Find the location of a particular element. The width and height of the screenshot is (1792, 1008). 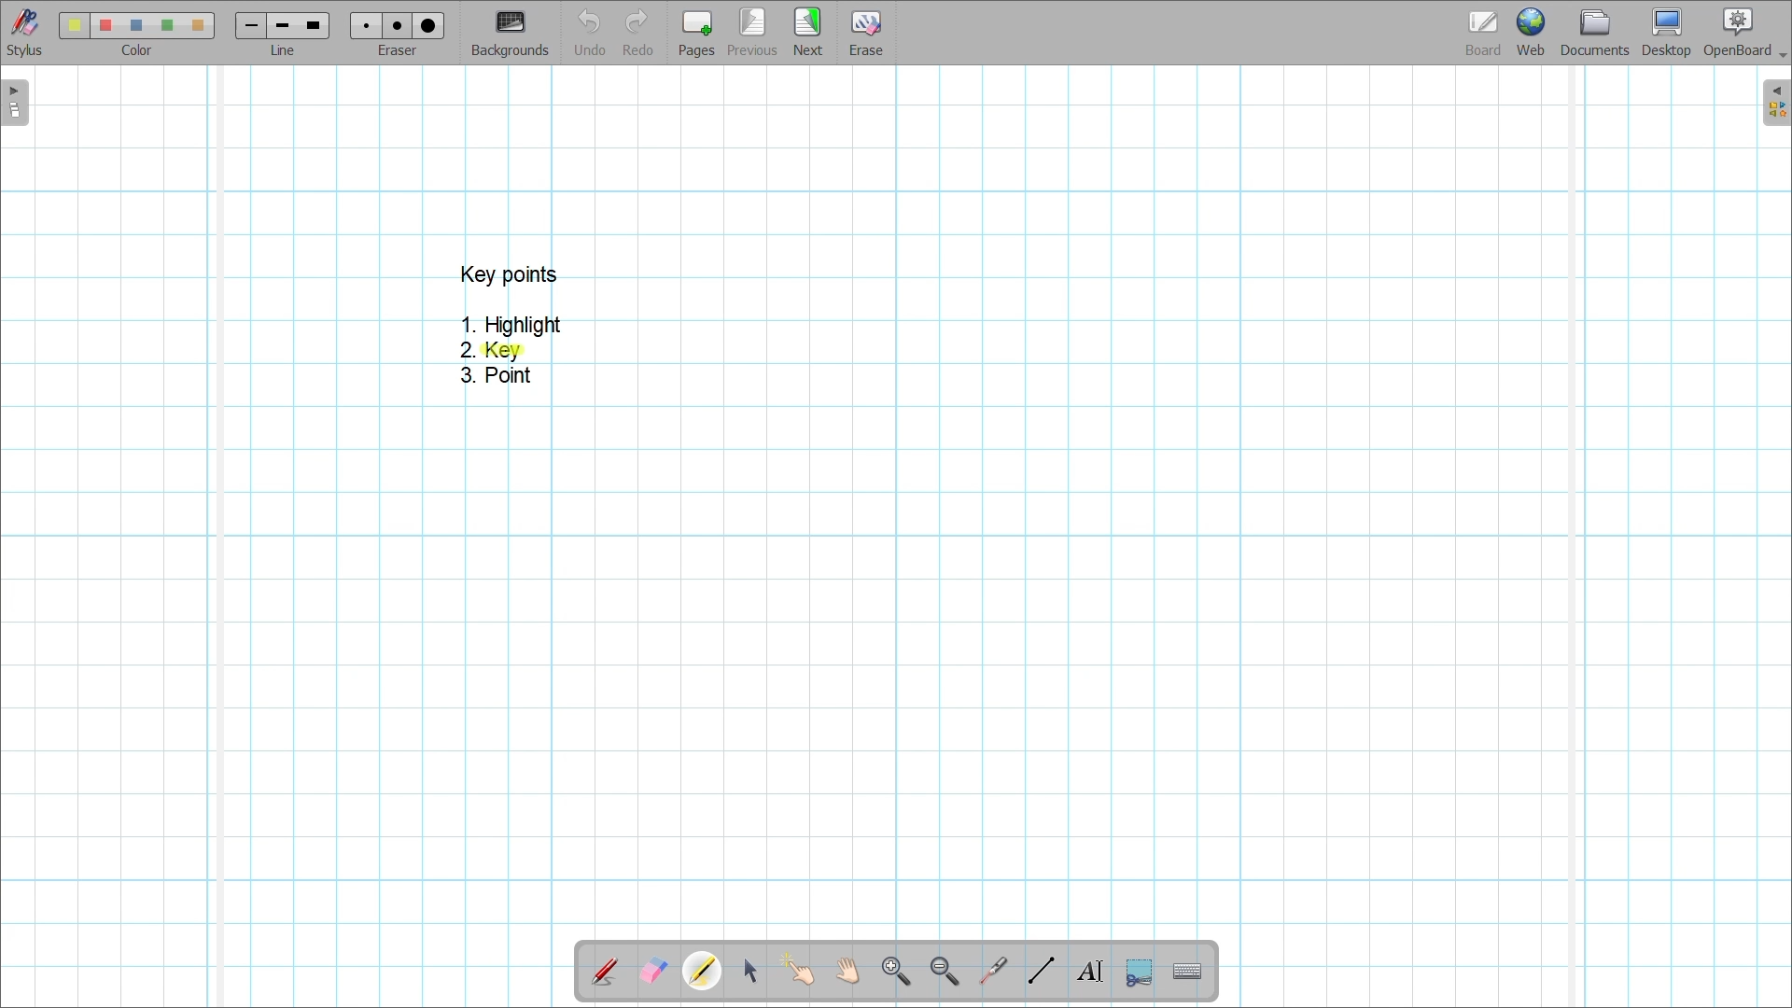

color3 is located at coordinates (137, 26).